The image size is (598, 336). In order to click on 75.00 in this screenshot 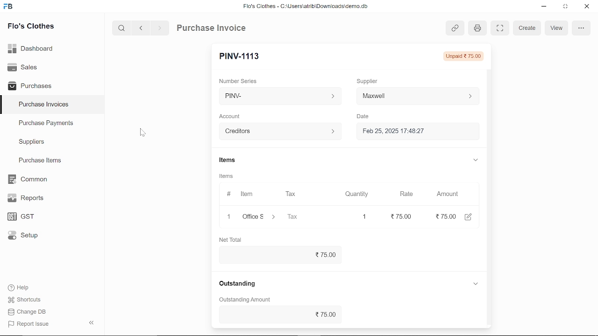, I will do `click(278, 254)`.